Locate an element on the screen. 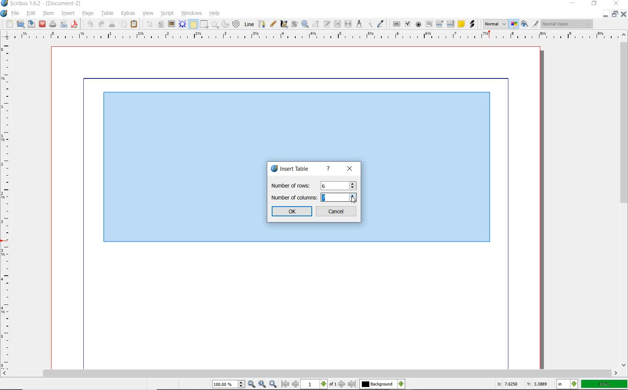 This screenshot has width=628, height=390. go to previous page is located at coordinates (296, 385).